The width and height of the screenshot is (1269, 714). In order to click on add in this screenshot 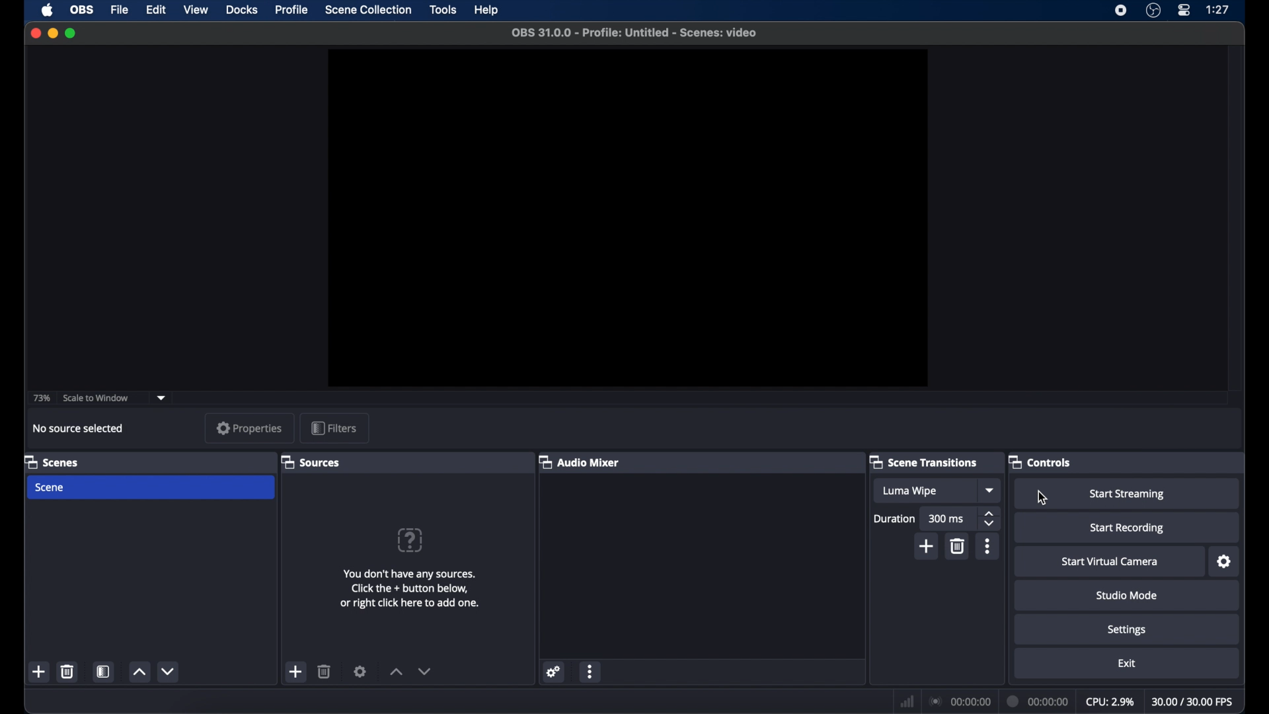, I will do `click(928, 546)`.